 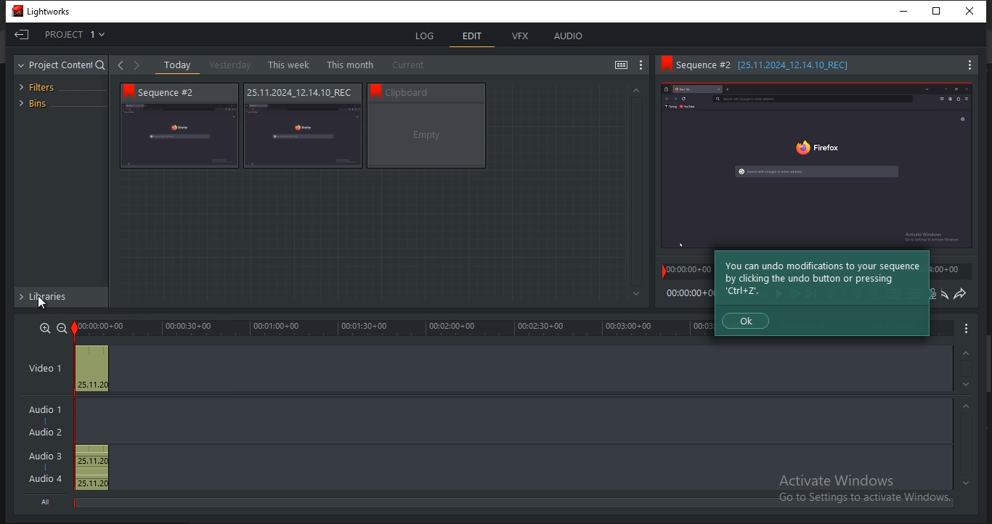 I want to click on show settings menu, so click(x=641, y=65).